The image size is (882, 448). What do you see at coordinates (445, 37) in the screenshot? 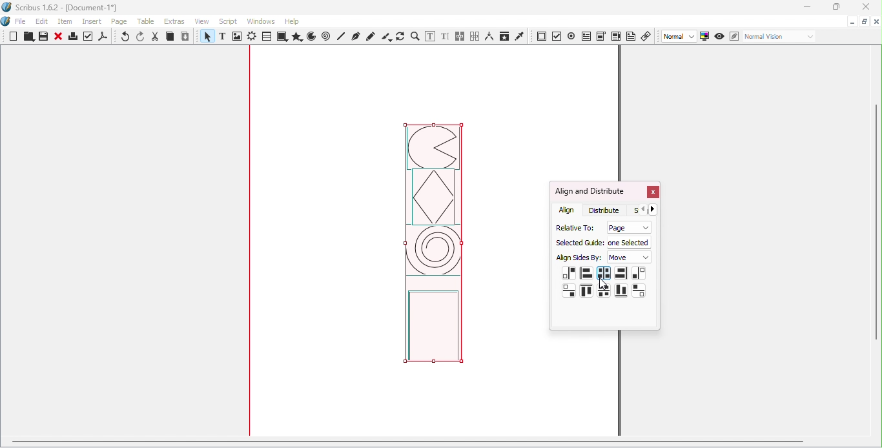
I see `Edit text with story editor` at bounding box center [445, 37].